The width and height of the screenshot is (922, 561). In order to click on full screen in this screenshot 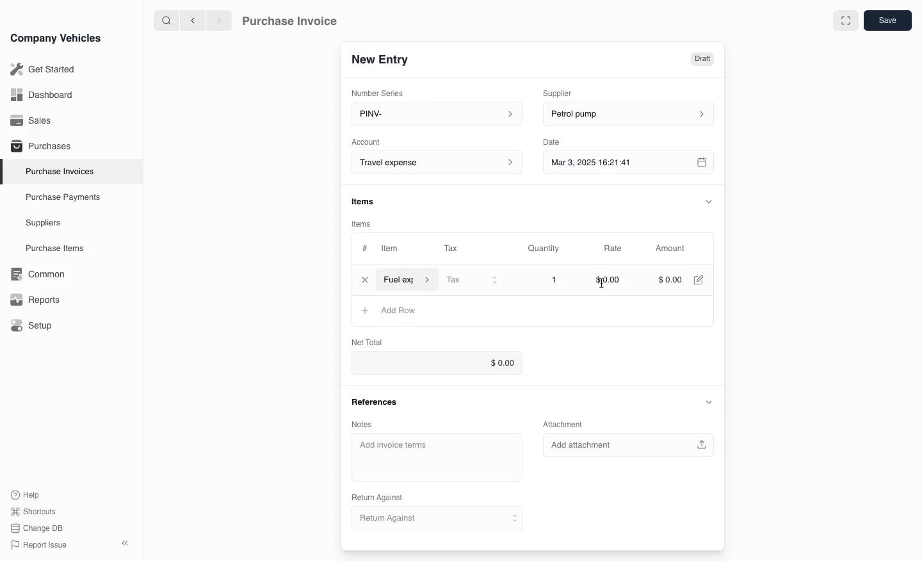, I will do `click(845, 20)`.